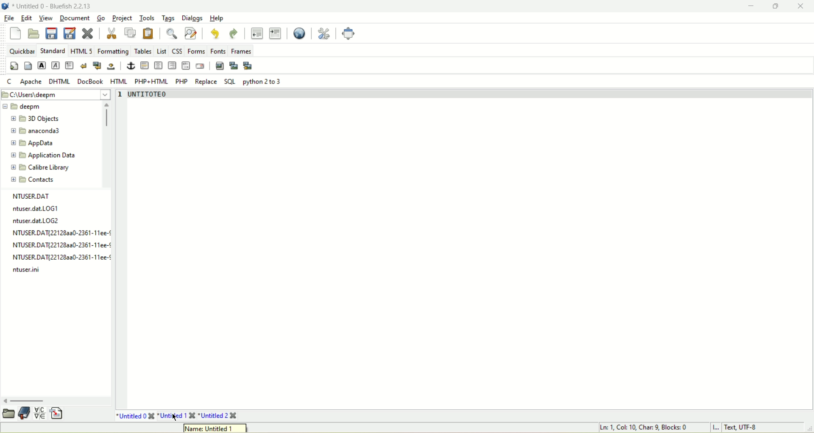 Image resolution: width=814 pixels, height=433 pixels. What do you see at coordinates (144, 65) in the screenshot?
I see `horizontal rule` at bounding box center [144, 65].